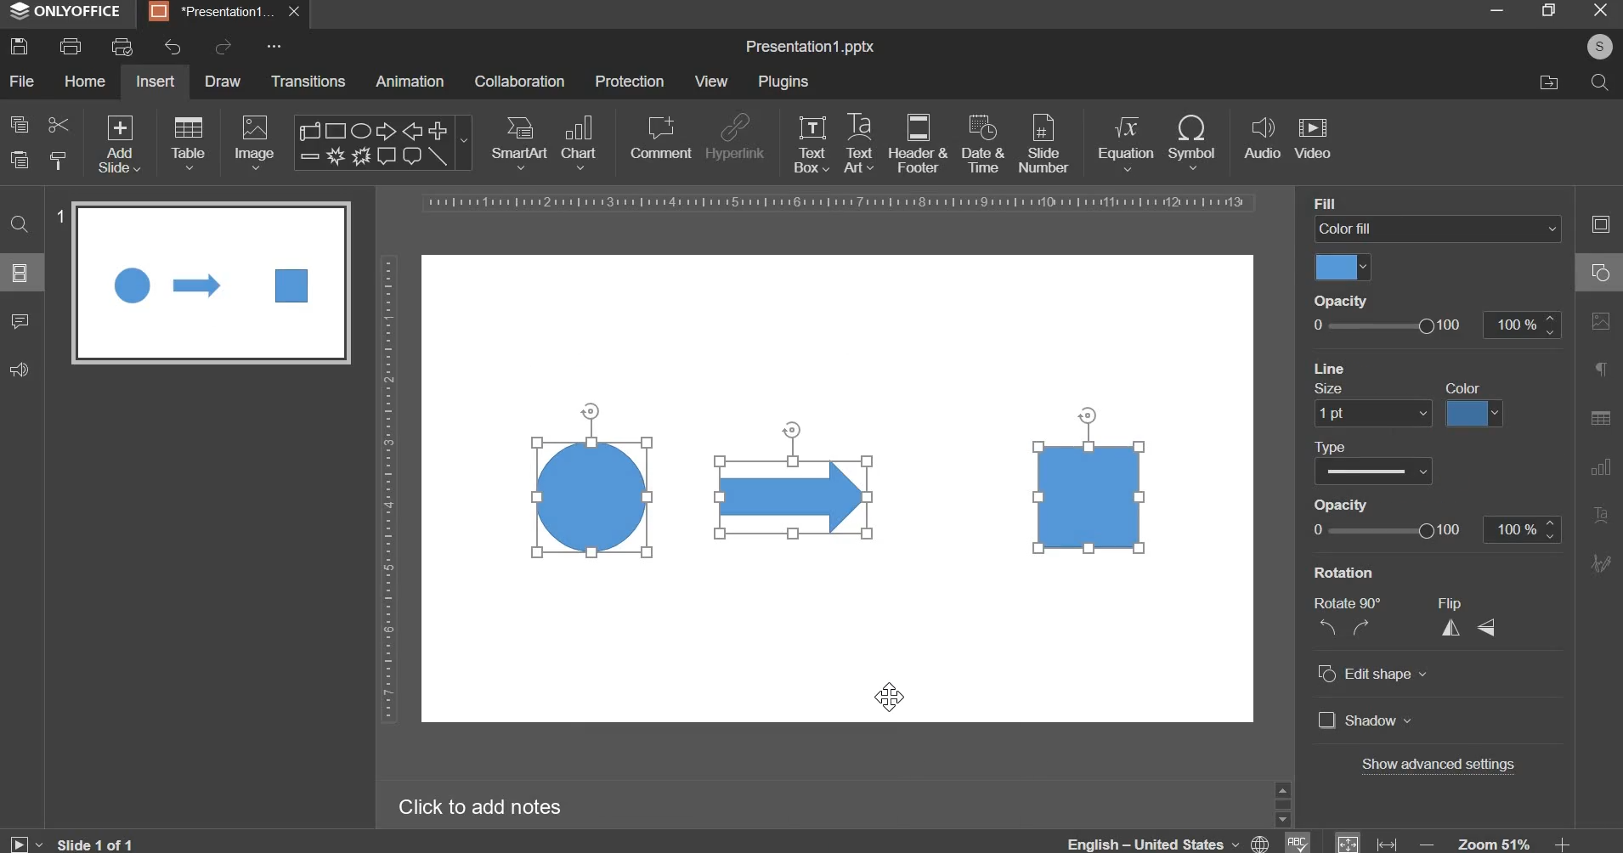 The width and height of the screenshot is (1623, 853). I want to click on plugins, so click(783, 82).